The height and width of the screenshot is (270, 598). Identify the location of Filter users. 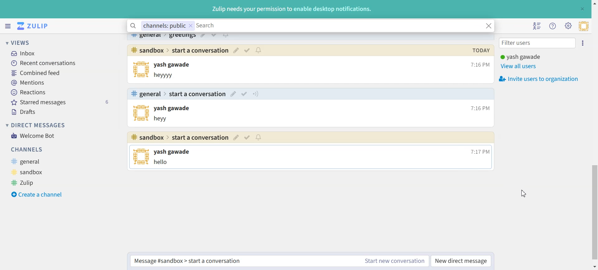
(538, 44).